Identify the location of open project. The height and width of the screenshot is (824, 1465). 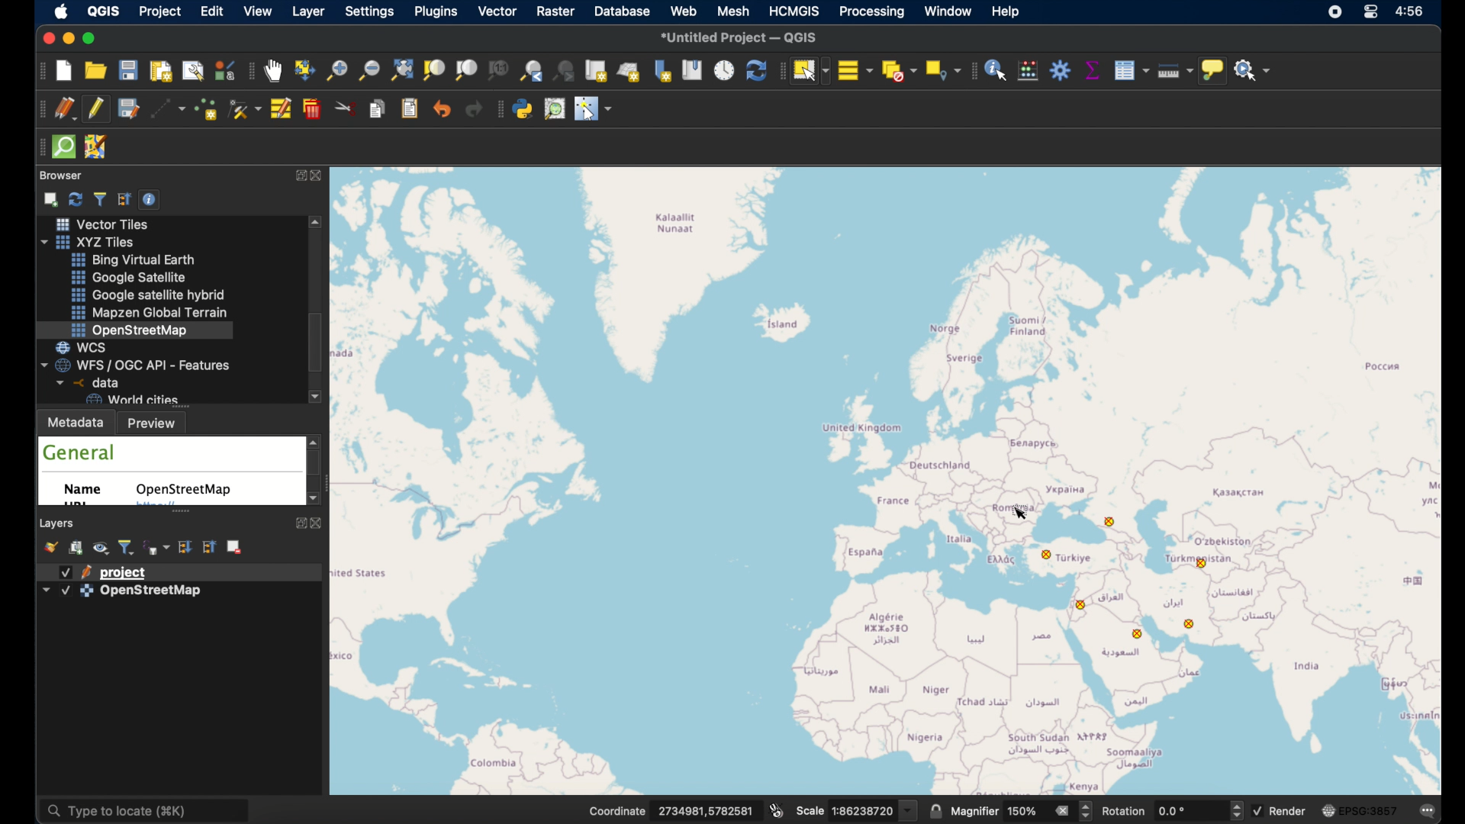
(95, 70).